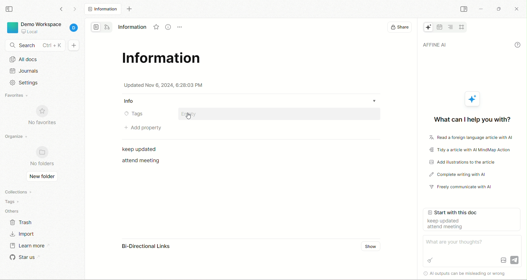  I want to click on all frames, so click(462, 27).